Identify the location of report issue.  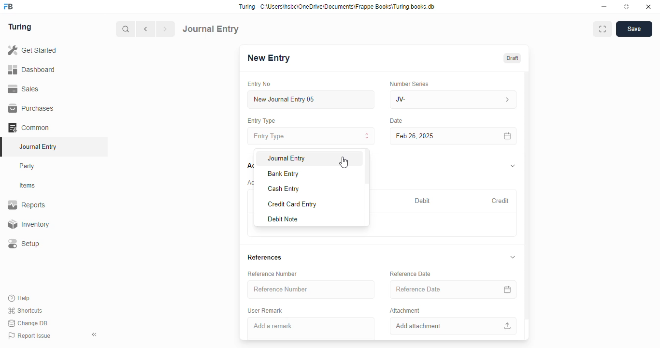
(29, 336).